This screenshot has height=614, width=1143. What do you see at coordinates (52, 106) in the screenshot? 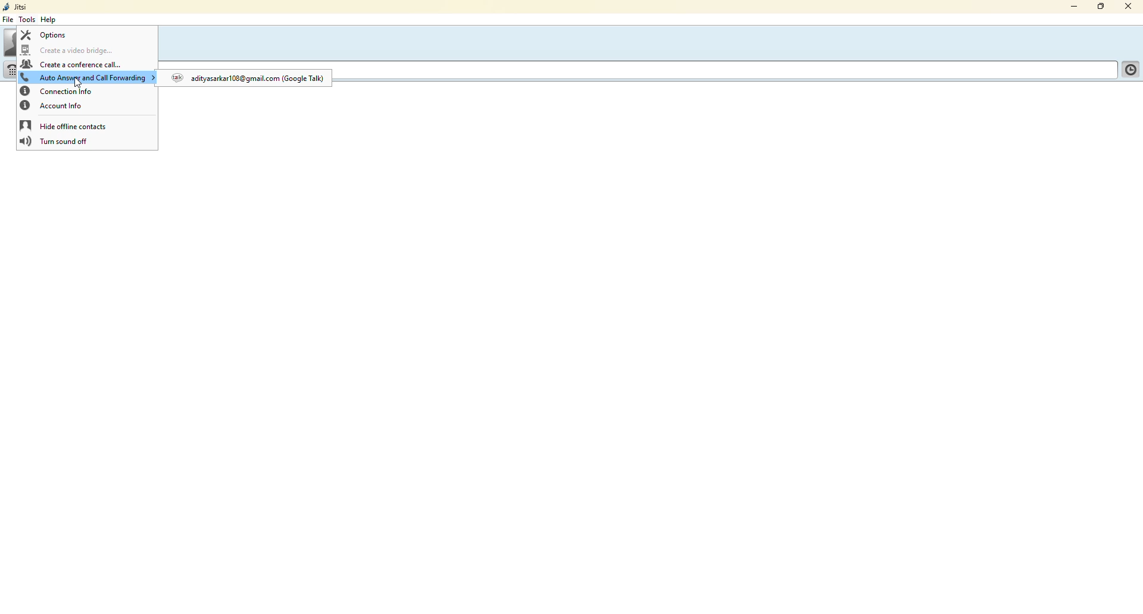
I see `account info` at bounding box center [52, 106].